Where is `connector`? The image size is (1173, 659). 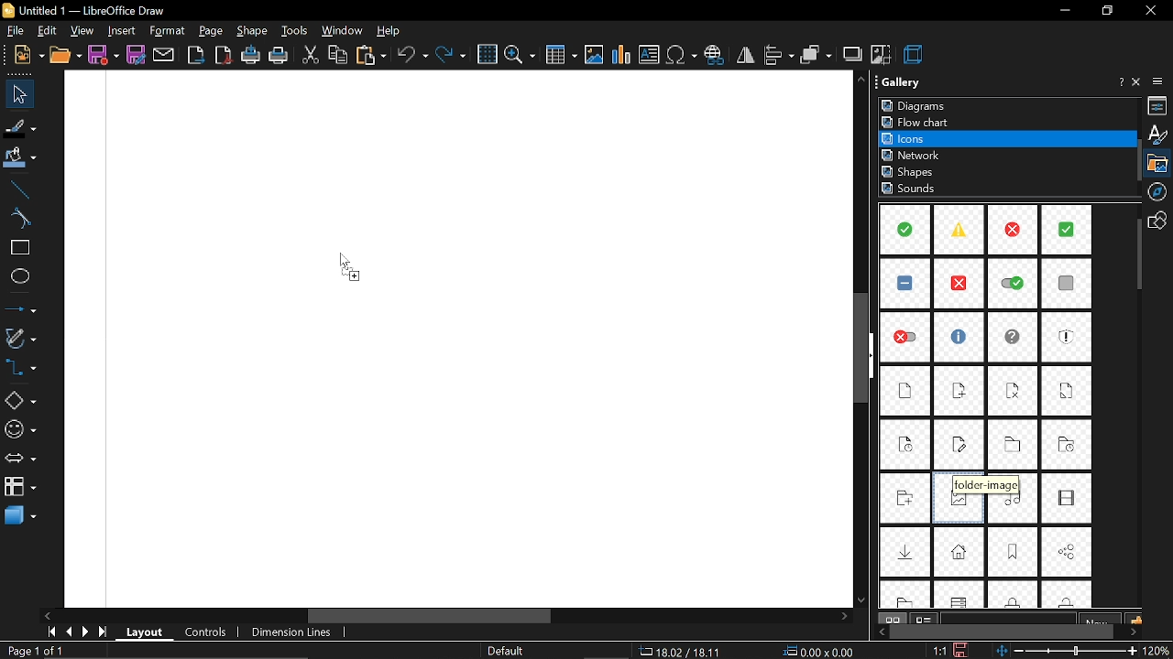
connector is located at coordinates (19, 370).